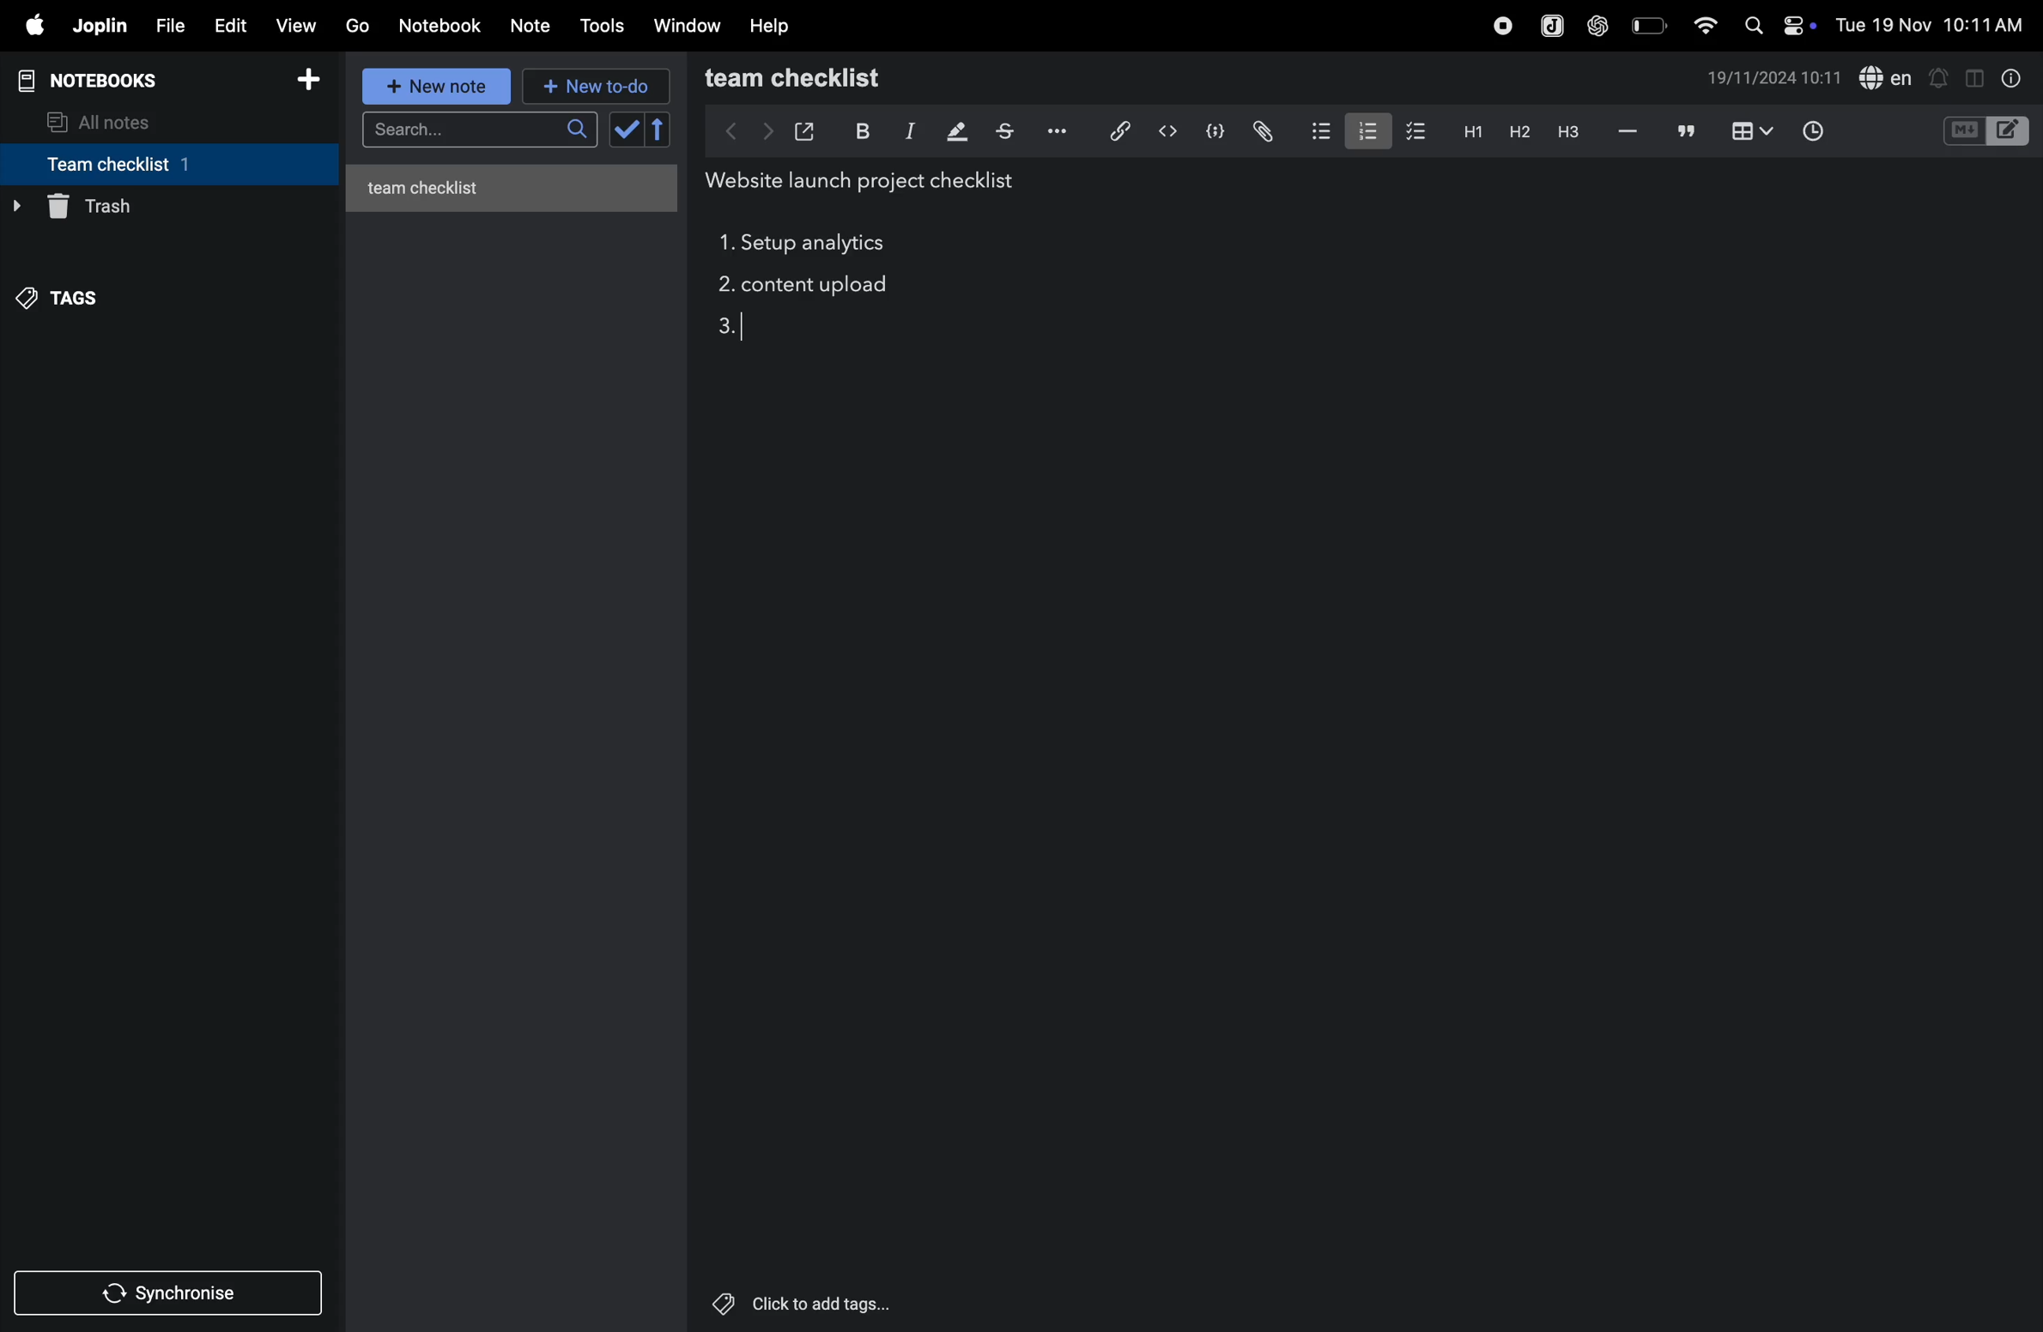 Image resolution: width=2043 pixels, height=1332 pixels. What do you see at coordinates (439, 88) in the screenshot?
I see `new note` at bounding box center [439, 88].